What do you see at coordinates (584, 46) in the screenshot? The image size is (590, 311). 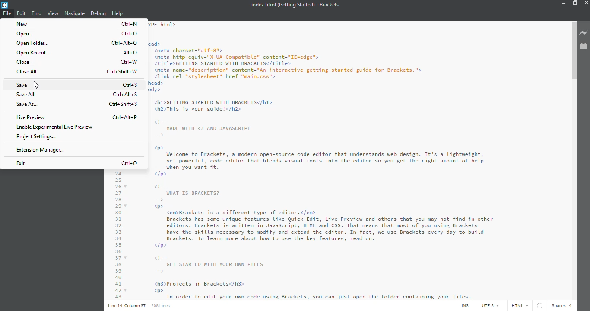 I see `extension manager` at bounding box center [584, 46].